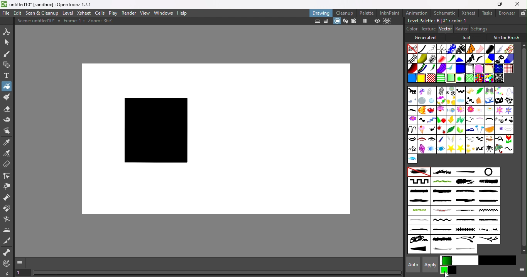  What do you see at coordinates (84, 13) in the screenshot?
I see `Xsheet` at bounding box center [84, 13].